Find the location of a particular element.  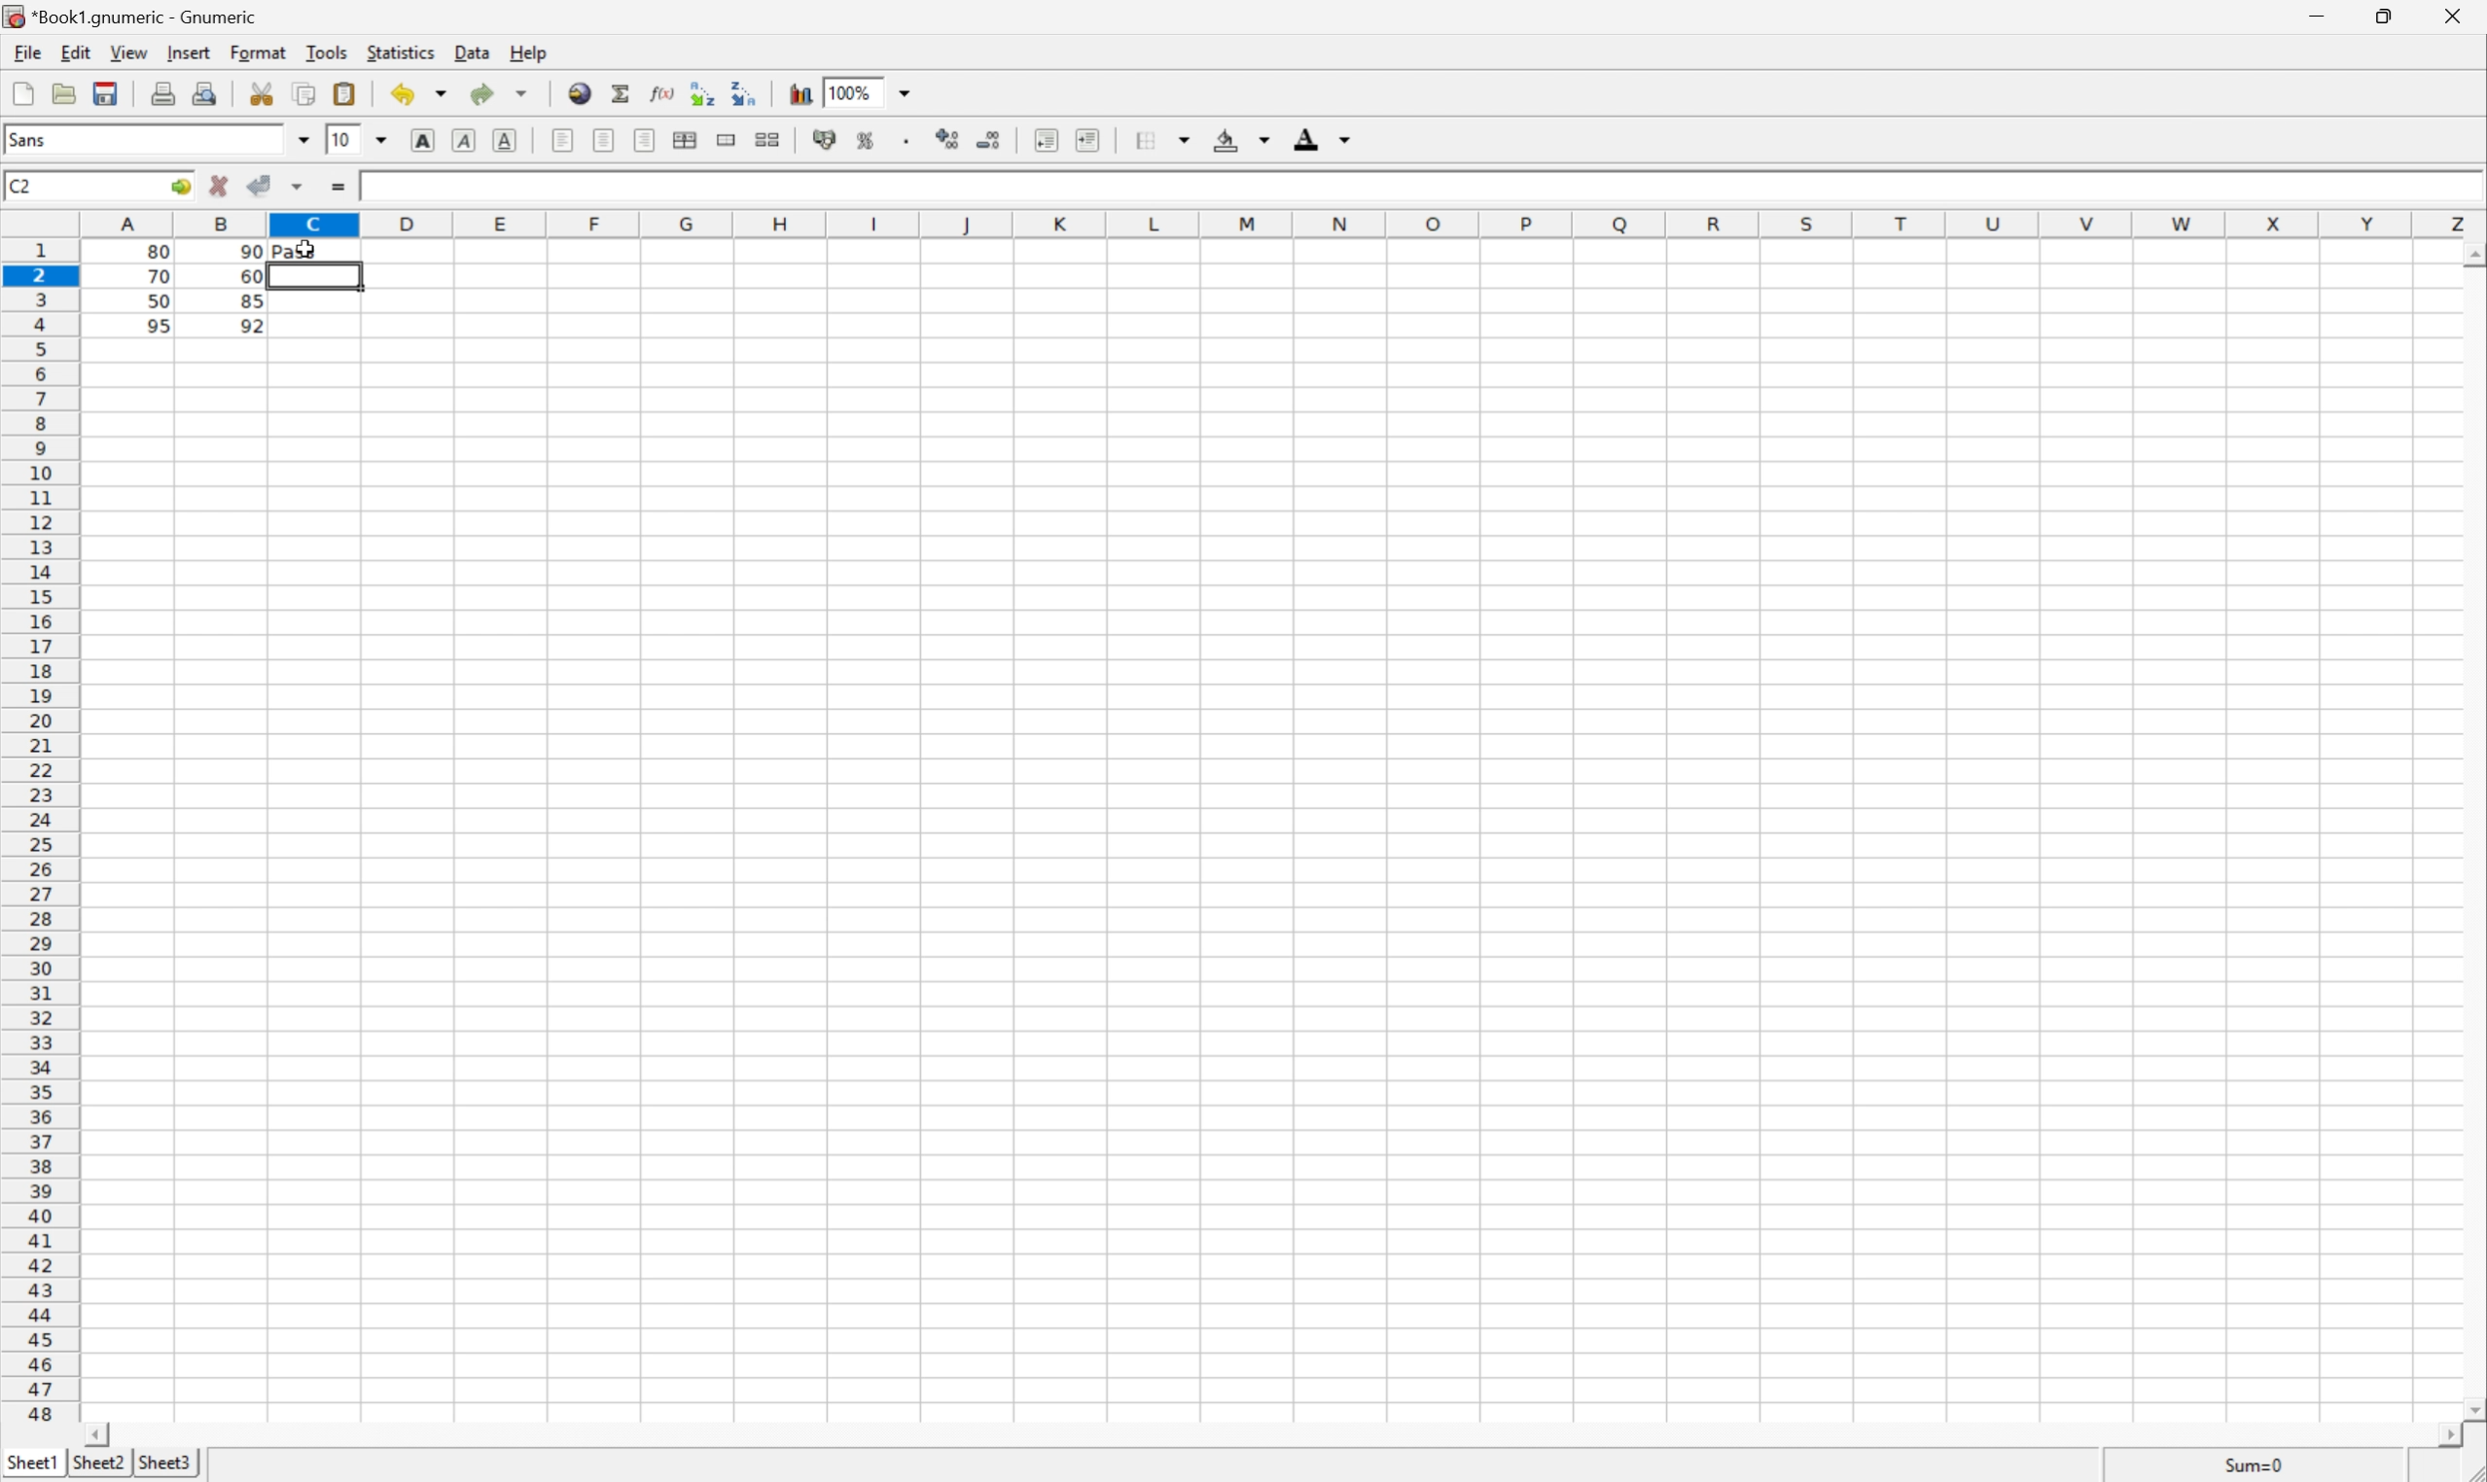

Sheet2 is located at coordinates (98, 1463).